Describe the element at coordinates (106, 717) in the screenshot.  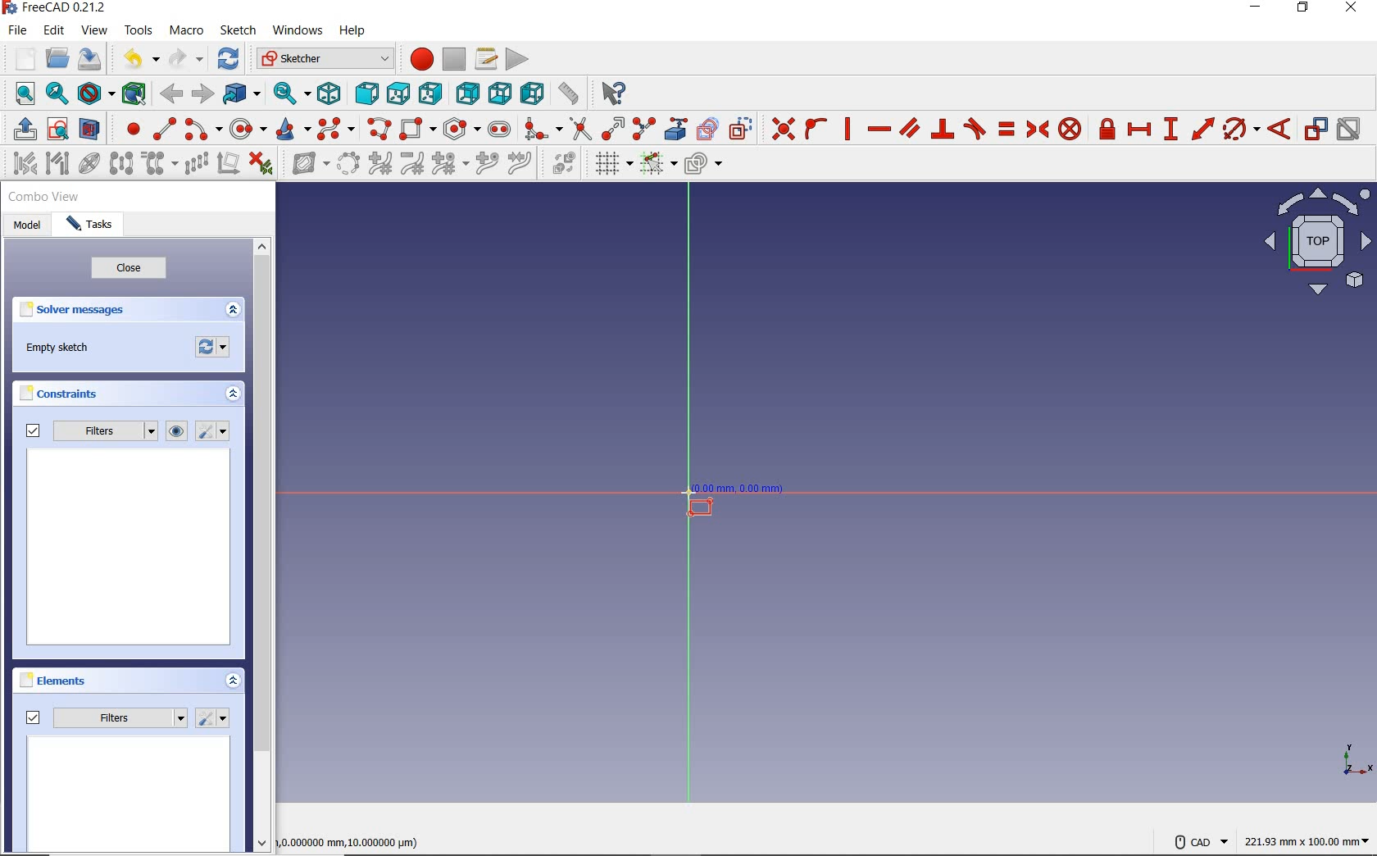
I see `filters` at that location.